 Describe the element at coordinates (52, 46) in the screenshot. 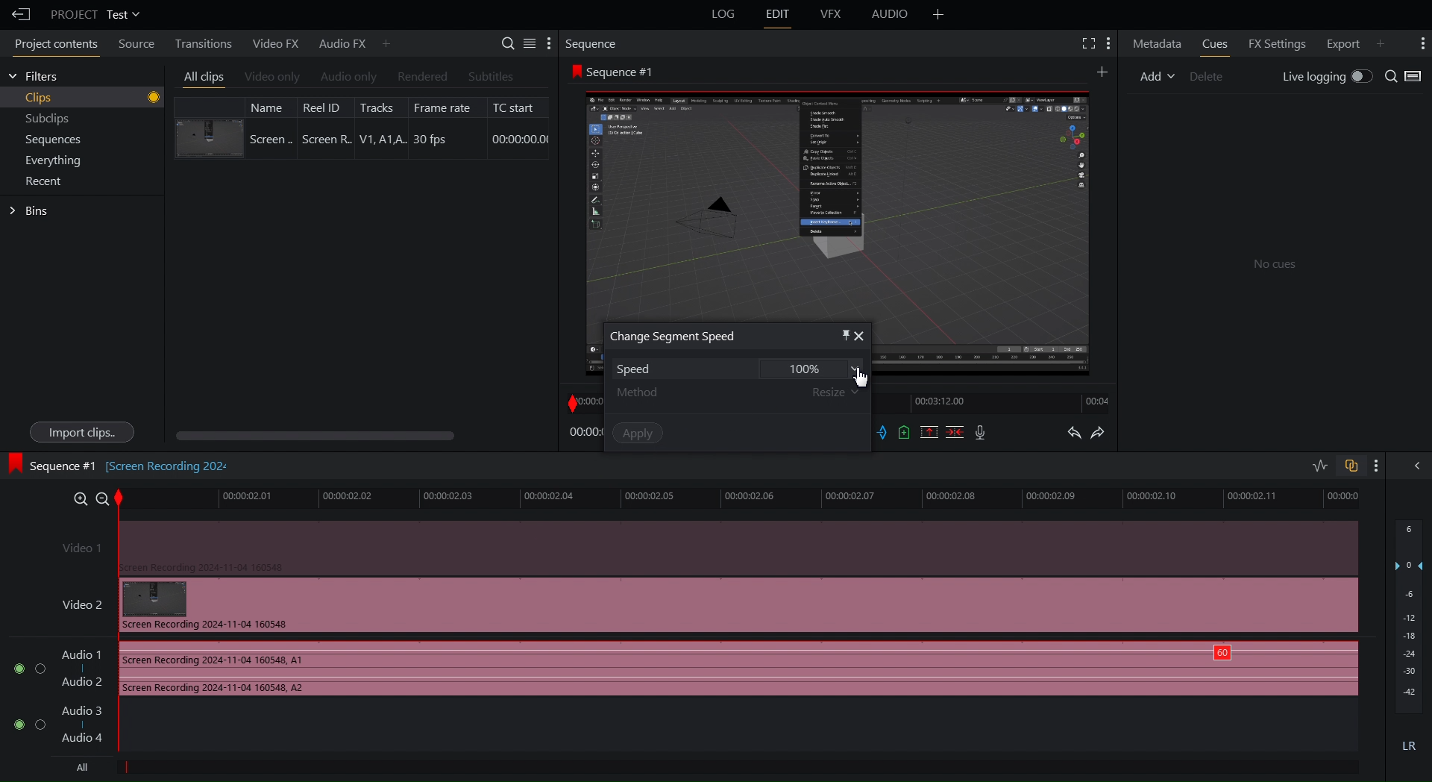

I see `Project contents` at that location.